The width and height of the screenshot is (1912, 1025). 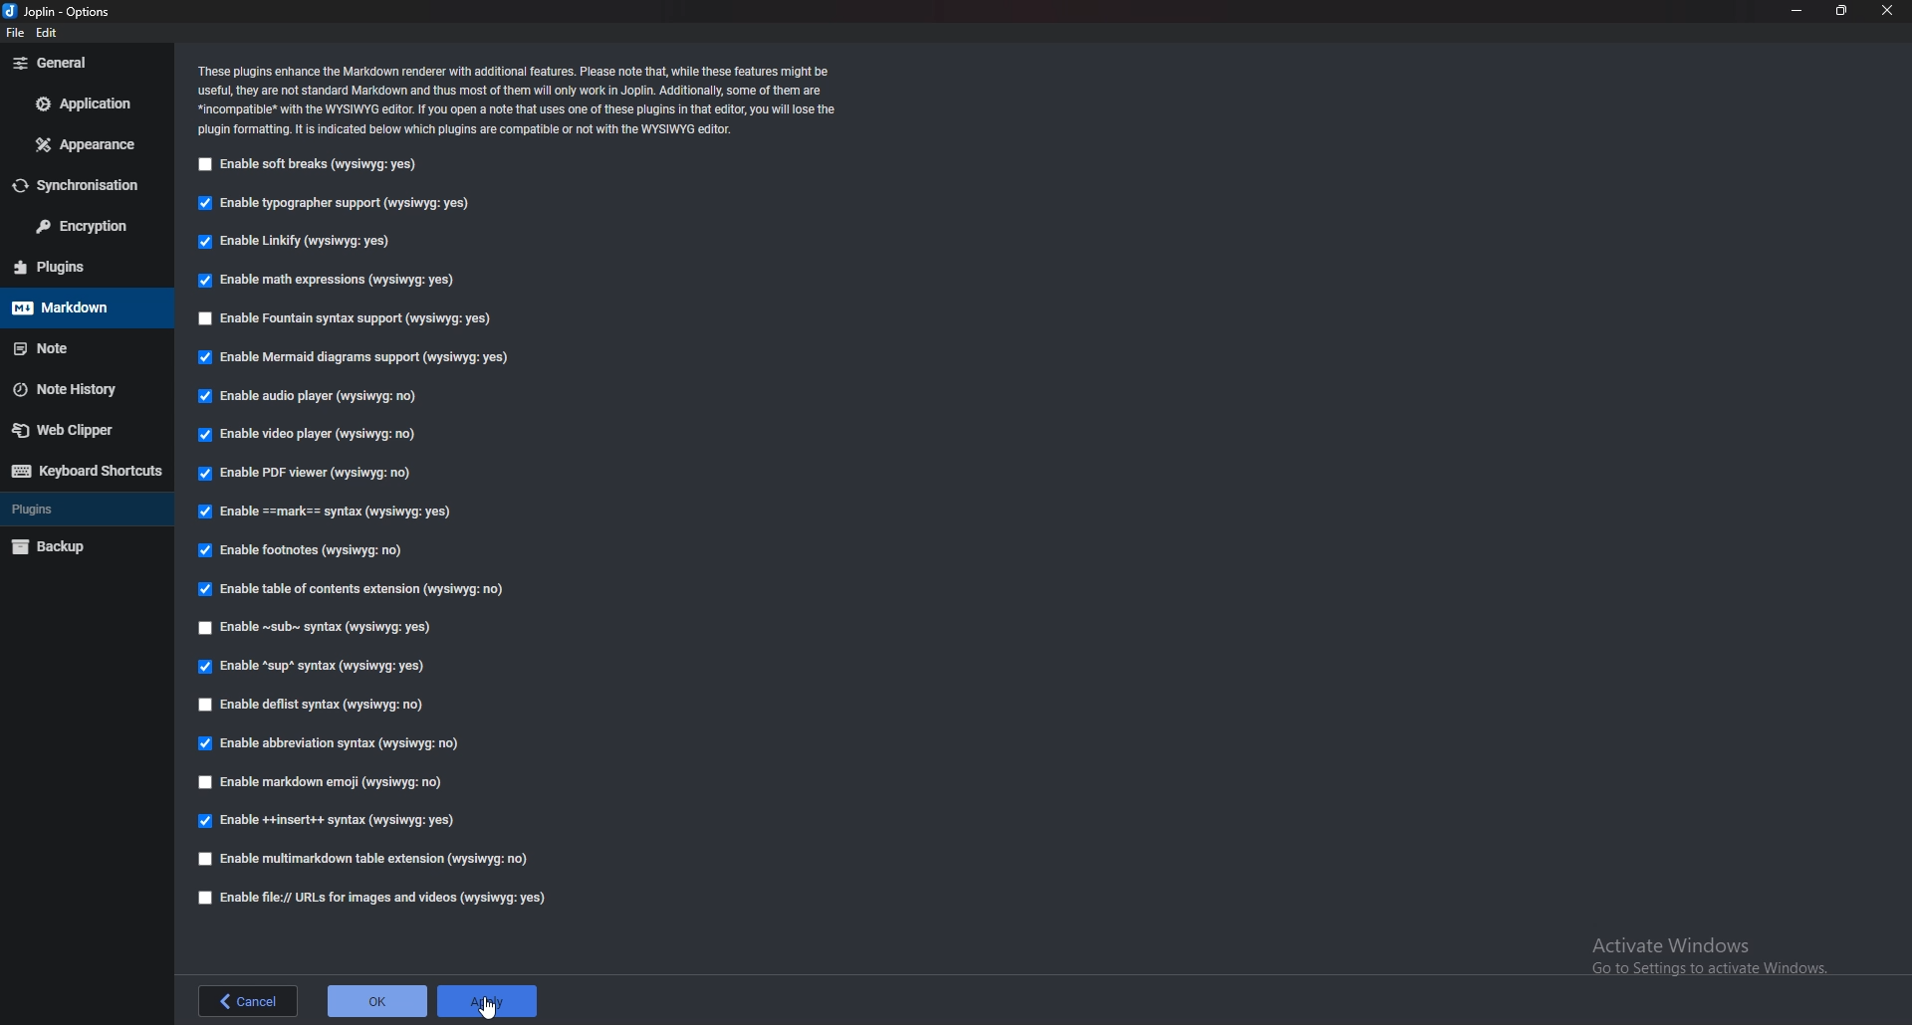 I want to click on  Enable footnotes, so click(x=306, y=549).